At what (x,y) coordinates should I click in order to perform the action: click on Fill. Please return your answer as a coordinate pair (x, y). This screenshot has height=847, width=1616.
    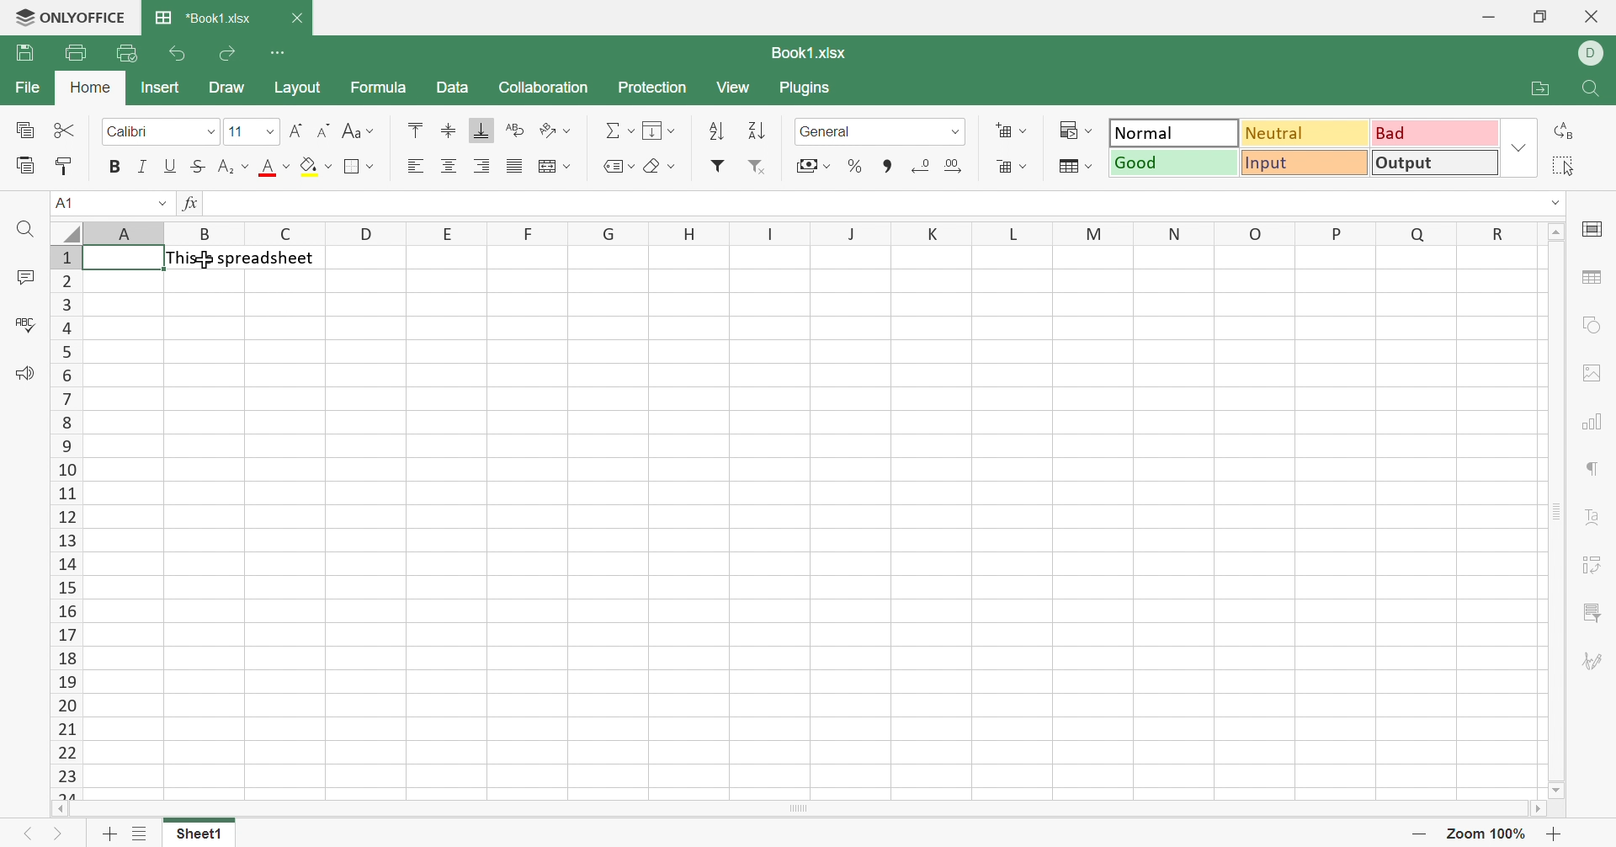
    Looking at the image, I should click on (656, 132).